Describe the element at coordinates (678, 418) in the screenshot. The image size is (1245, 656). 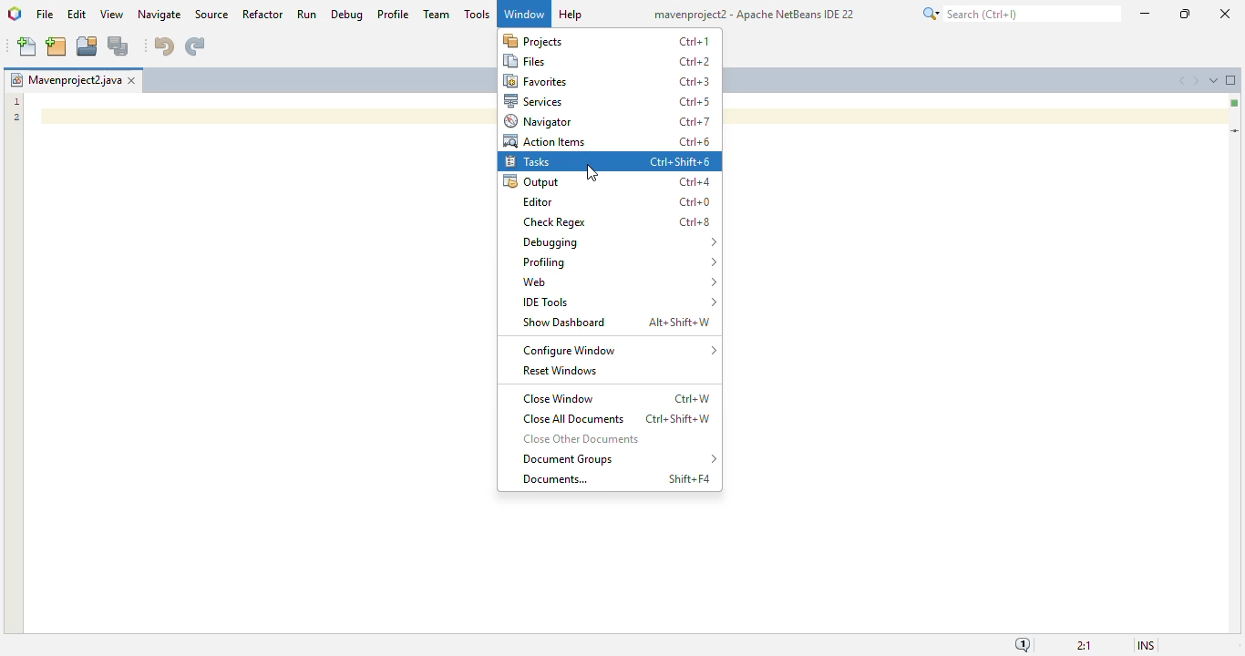
I see `shortcut for close all documents` at that location.